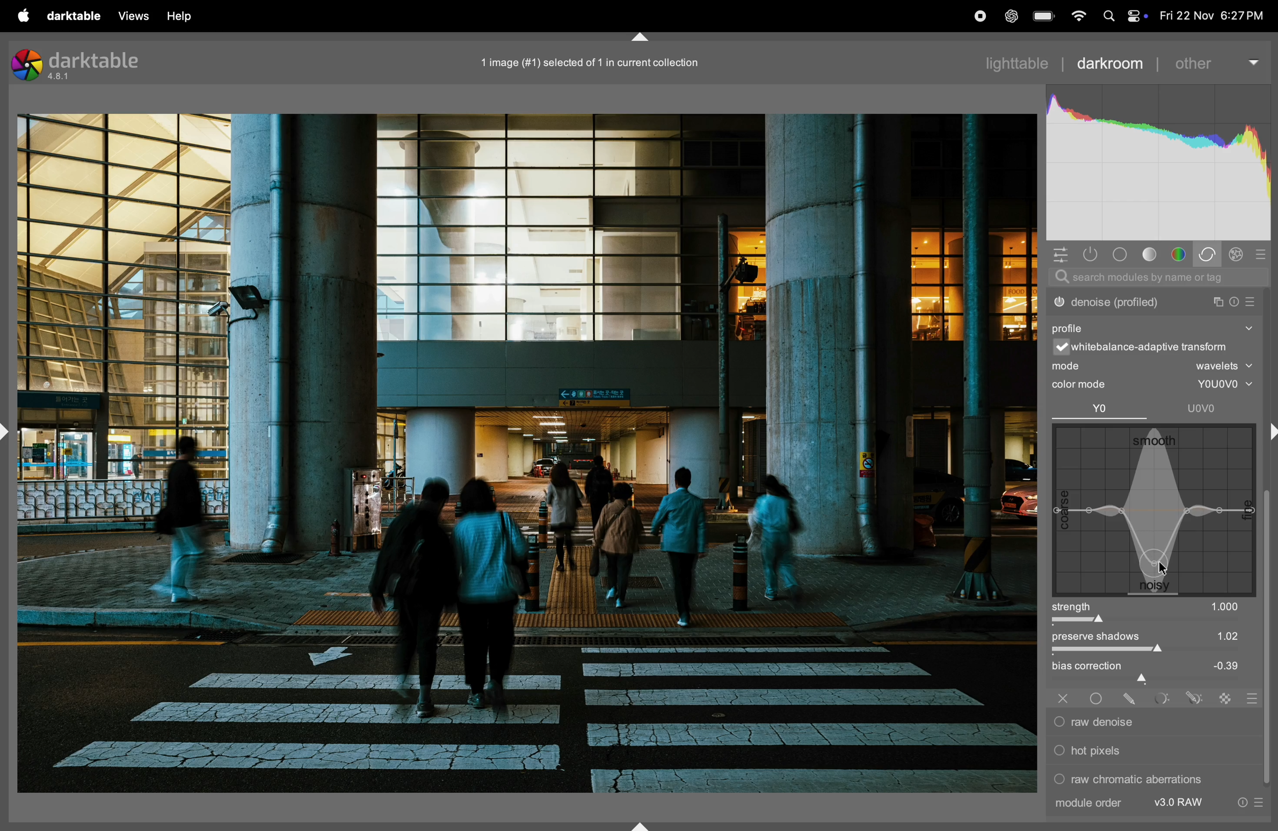 This screenshot has height=831, width=1278. I want to click on wifi, so click(1078, 17).